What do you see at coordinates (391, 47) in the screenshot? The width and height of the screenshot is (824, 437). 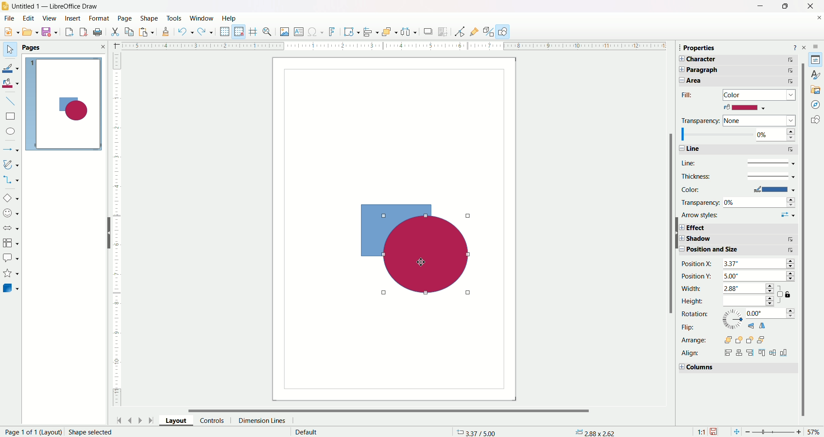 I see `horizontal ruler` at bounding box center [391, 47].